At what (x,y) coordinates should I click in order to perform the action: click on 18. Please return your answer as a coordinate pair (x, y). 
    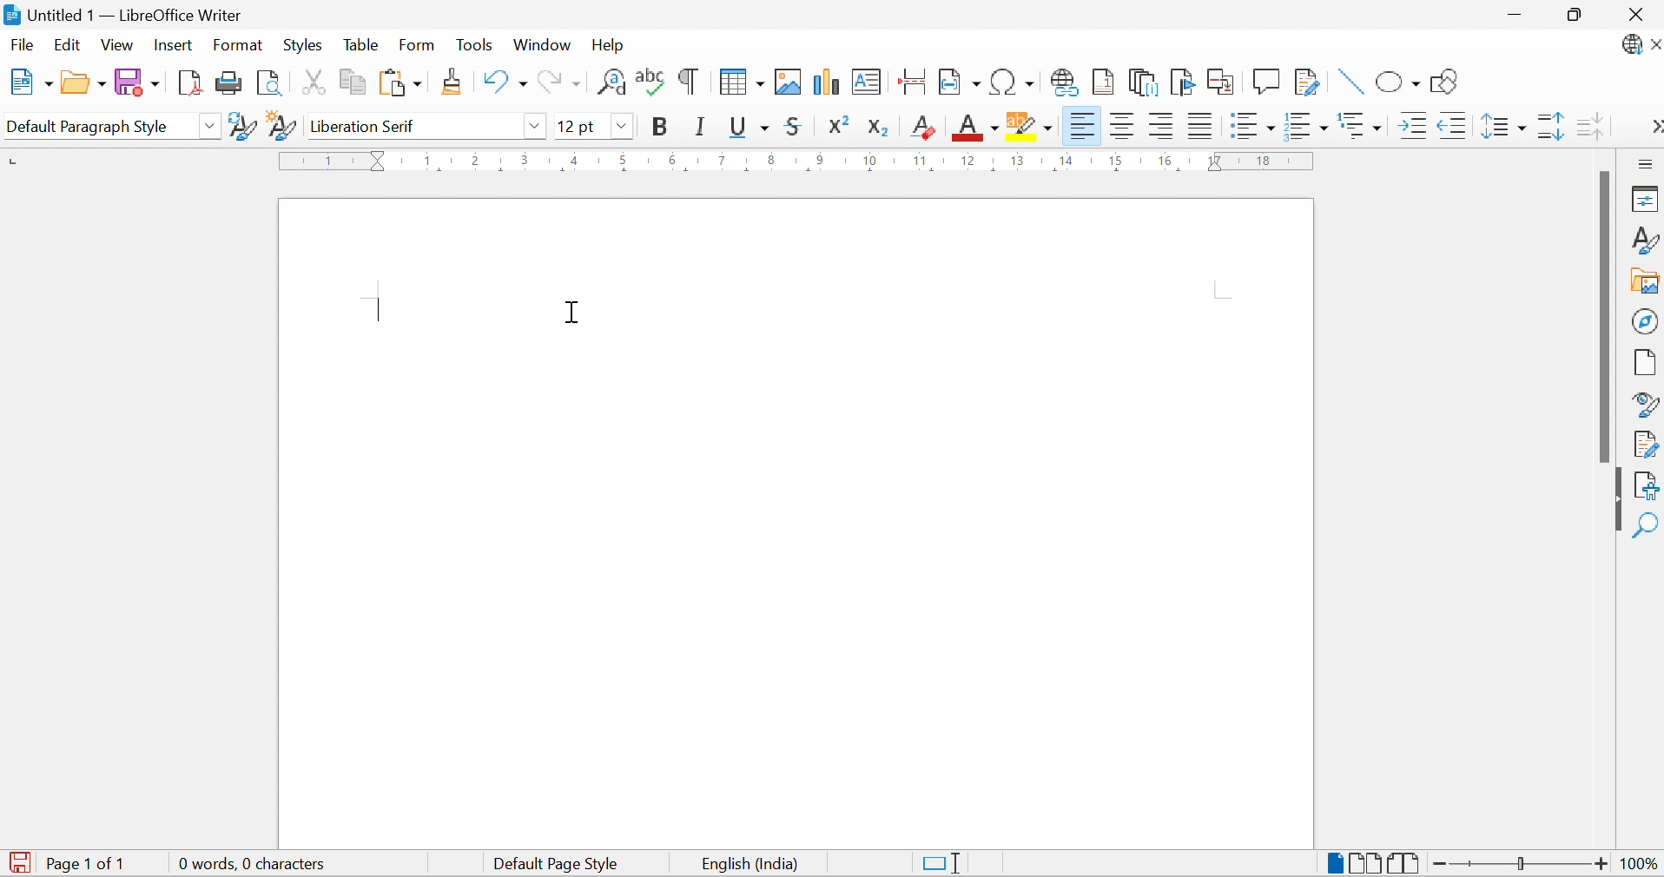
    Looking at the image, I should click on (1265, 160).